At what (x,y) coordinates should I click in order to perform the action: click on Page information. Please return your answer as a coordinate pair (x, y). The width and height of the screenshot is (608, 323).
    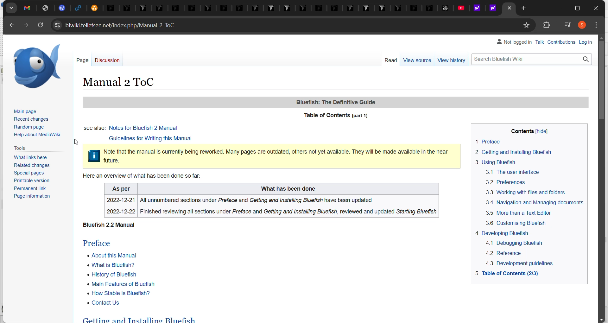
    Looking at the image, I should click on (27, 197).